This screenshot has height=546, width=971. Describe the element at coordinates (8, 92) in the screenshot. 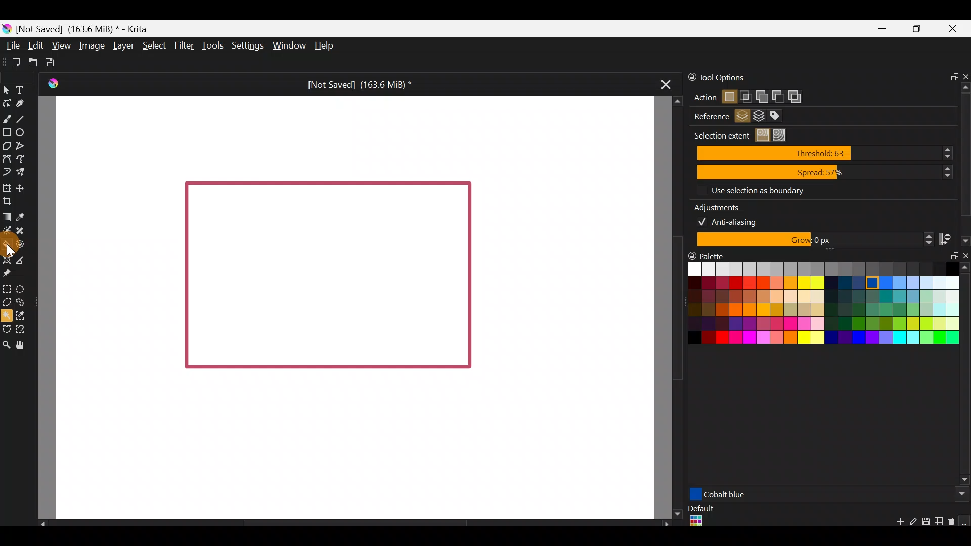

I see `Select shapes tool` at that location.